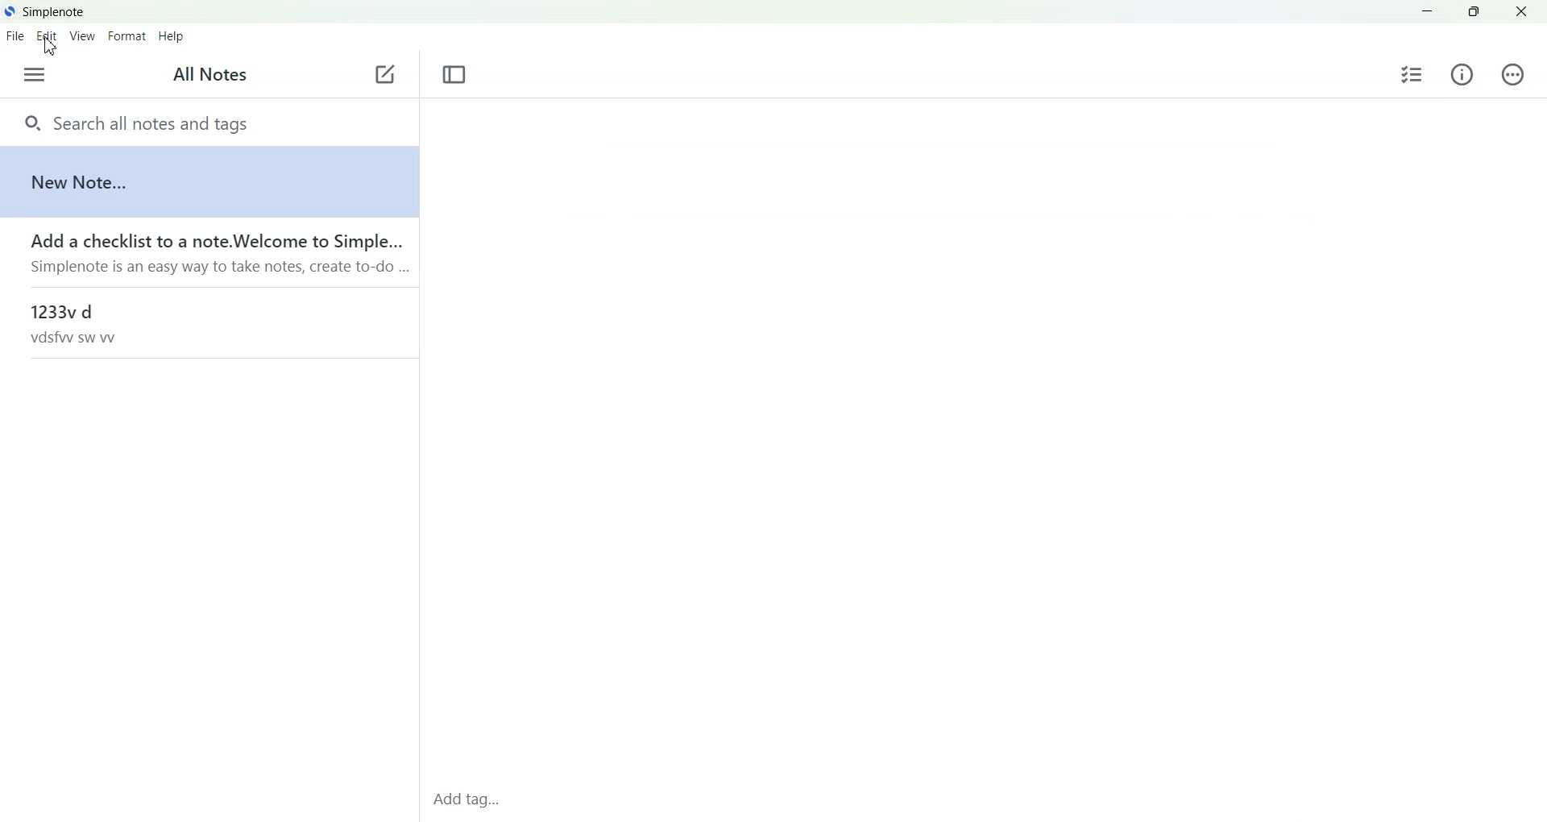 Image resolution: width=1547 pixels, height=822 pixels. What do you see at coordinates (47, 36) in the screenshot?
I see `Edit` at bounding box center [47, 36].